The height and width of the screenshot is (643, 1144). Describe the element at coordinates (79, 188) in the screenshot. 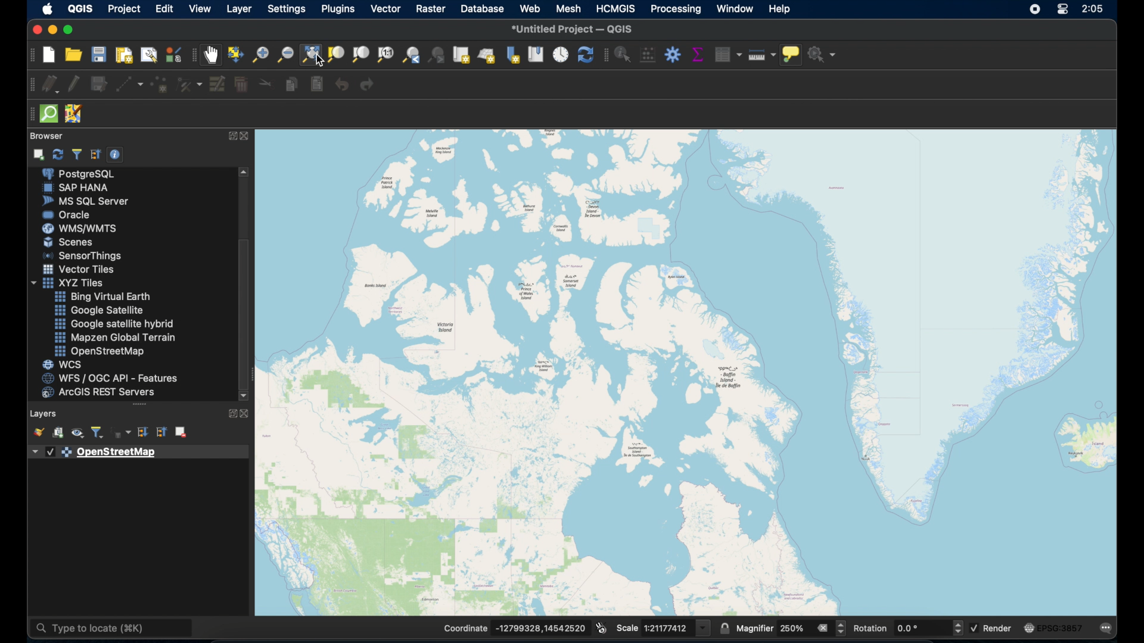

I see `sap hana` at that location.